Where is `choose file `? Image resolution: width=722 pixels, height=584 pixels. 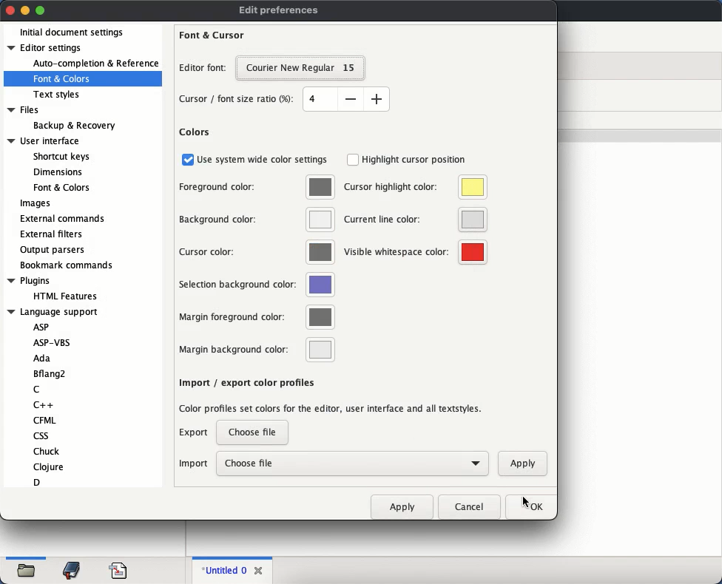
choose file  is located at coordinates (353, 464).